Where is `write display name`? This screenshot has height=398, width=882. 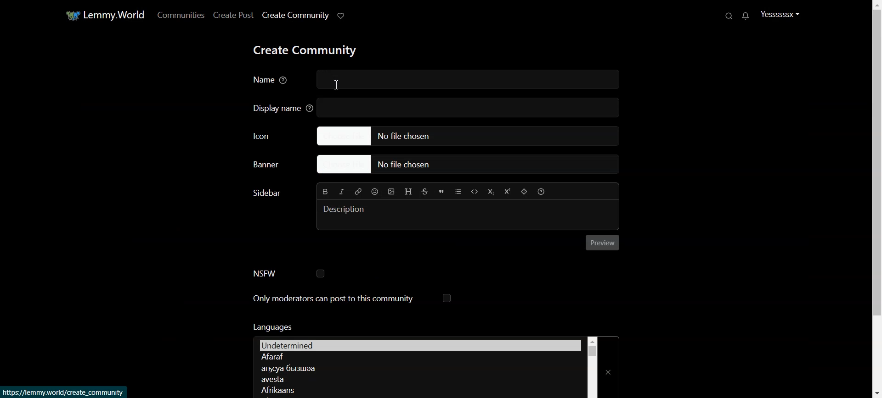 write display name is located at coordinates (476, 110).